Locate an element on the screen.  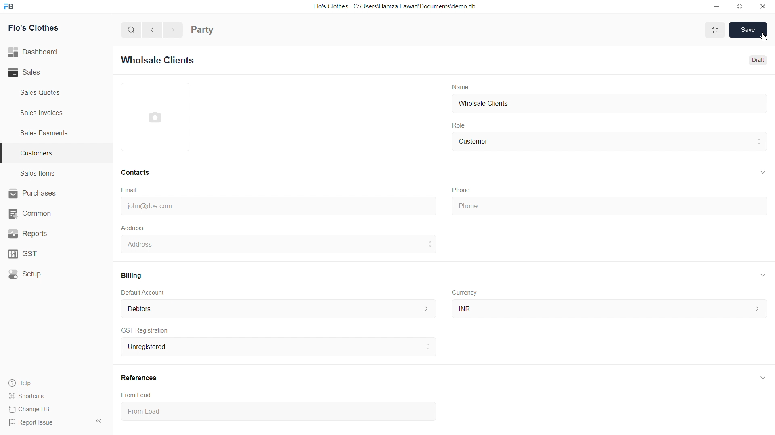
Shortcuts is located at coordinates (31, 396).